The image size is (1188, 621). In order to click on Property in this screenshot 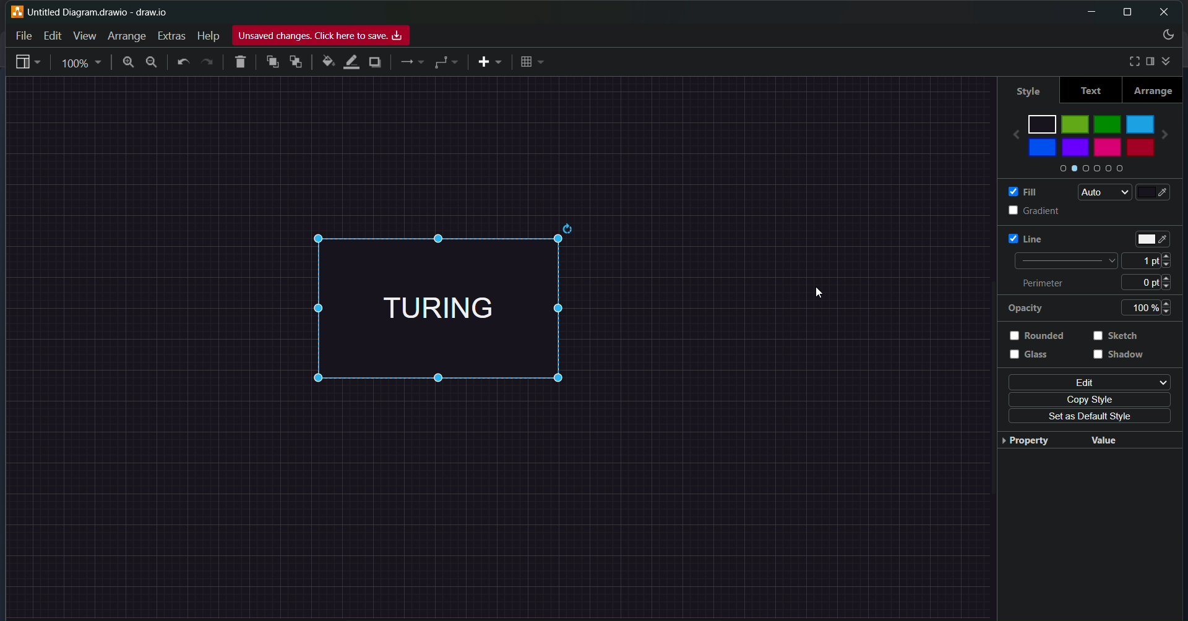, I will do `click(1026, 445)`.